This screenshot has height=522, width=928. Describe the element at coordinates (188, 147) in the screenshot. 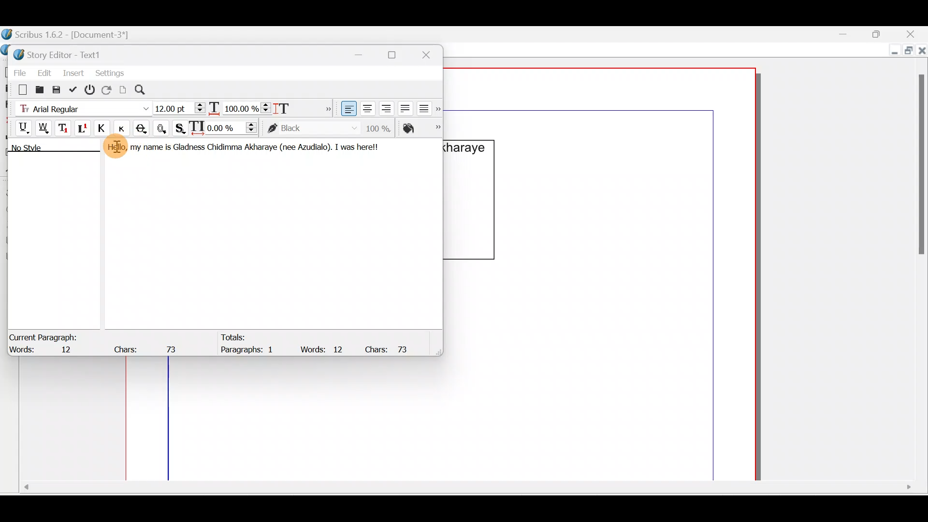

I see `Gladness` at that location.